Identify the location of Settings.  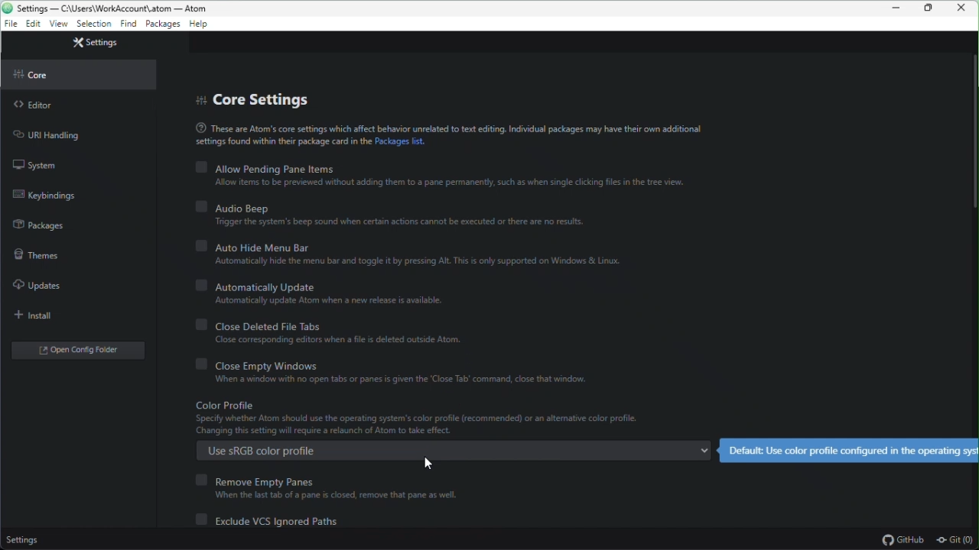
(97, 42).